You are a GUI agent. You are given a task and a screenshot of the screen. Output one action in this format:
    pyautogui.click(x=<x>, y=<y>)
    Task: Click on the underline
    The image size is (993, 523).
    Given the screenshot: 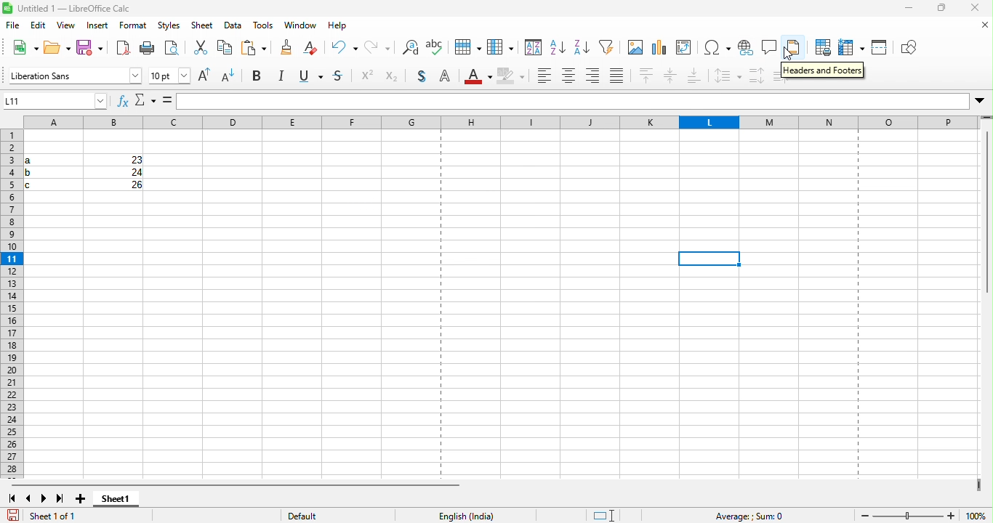 What is the action you would take?
    pyautogui.click(x=313, y=76)
    